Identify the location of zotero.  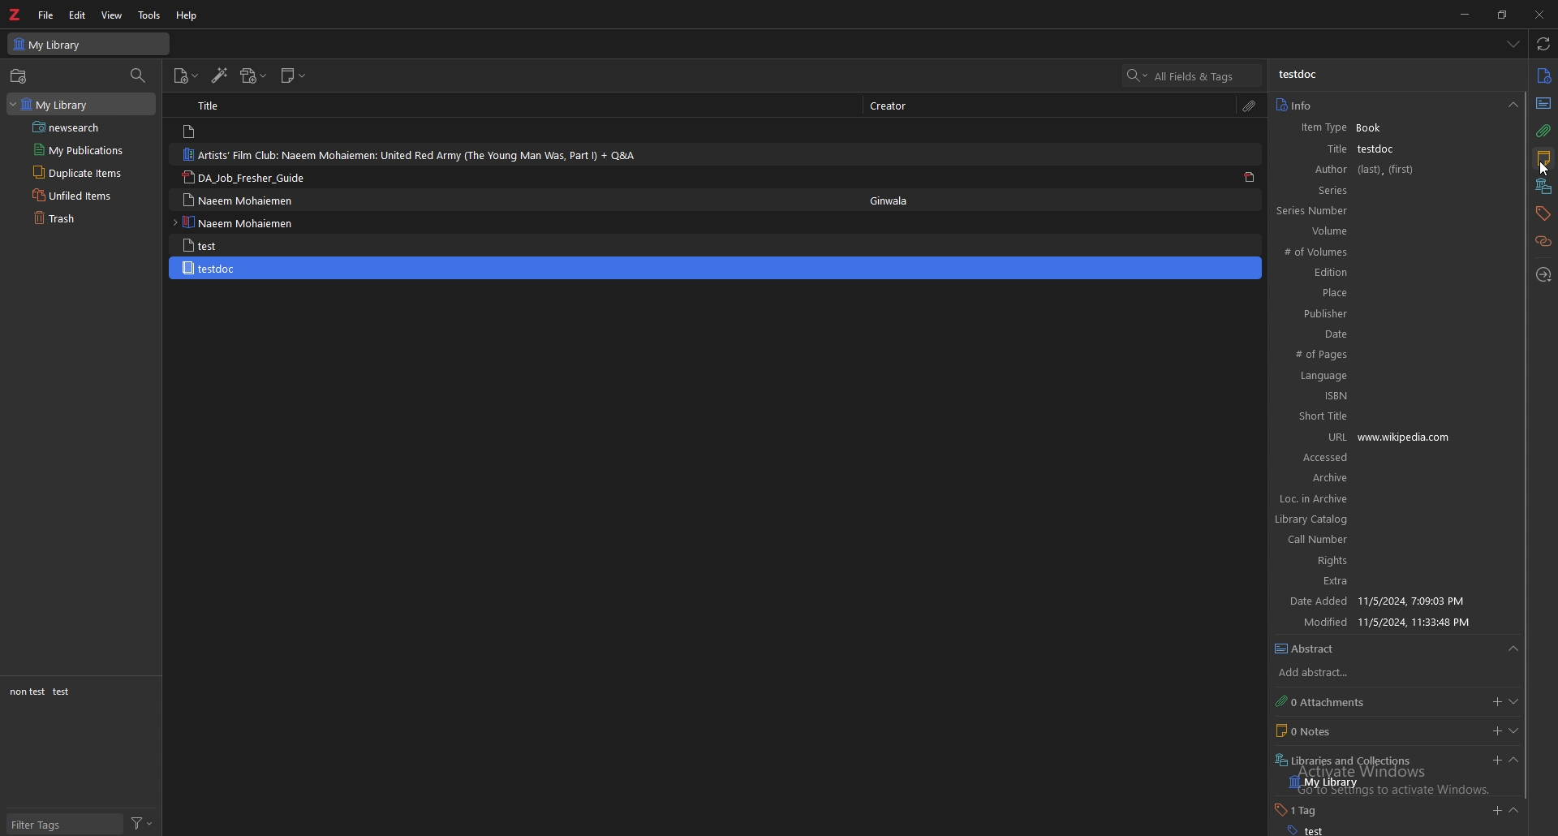
(15, 15).